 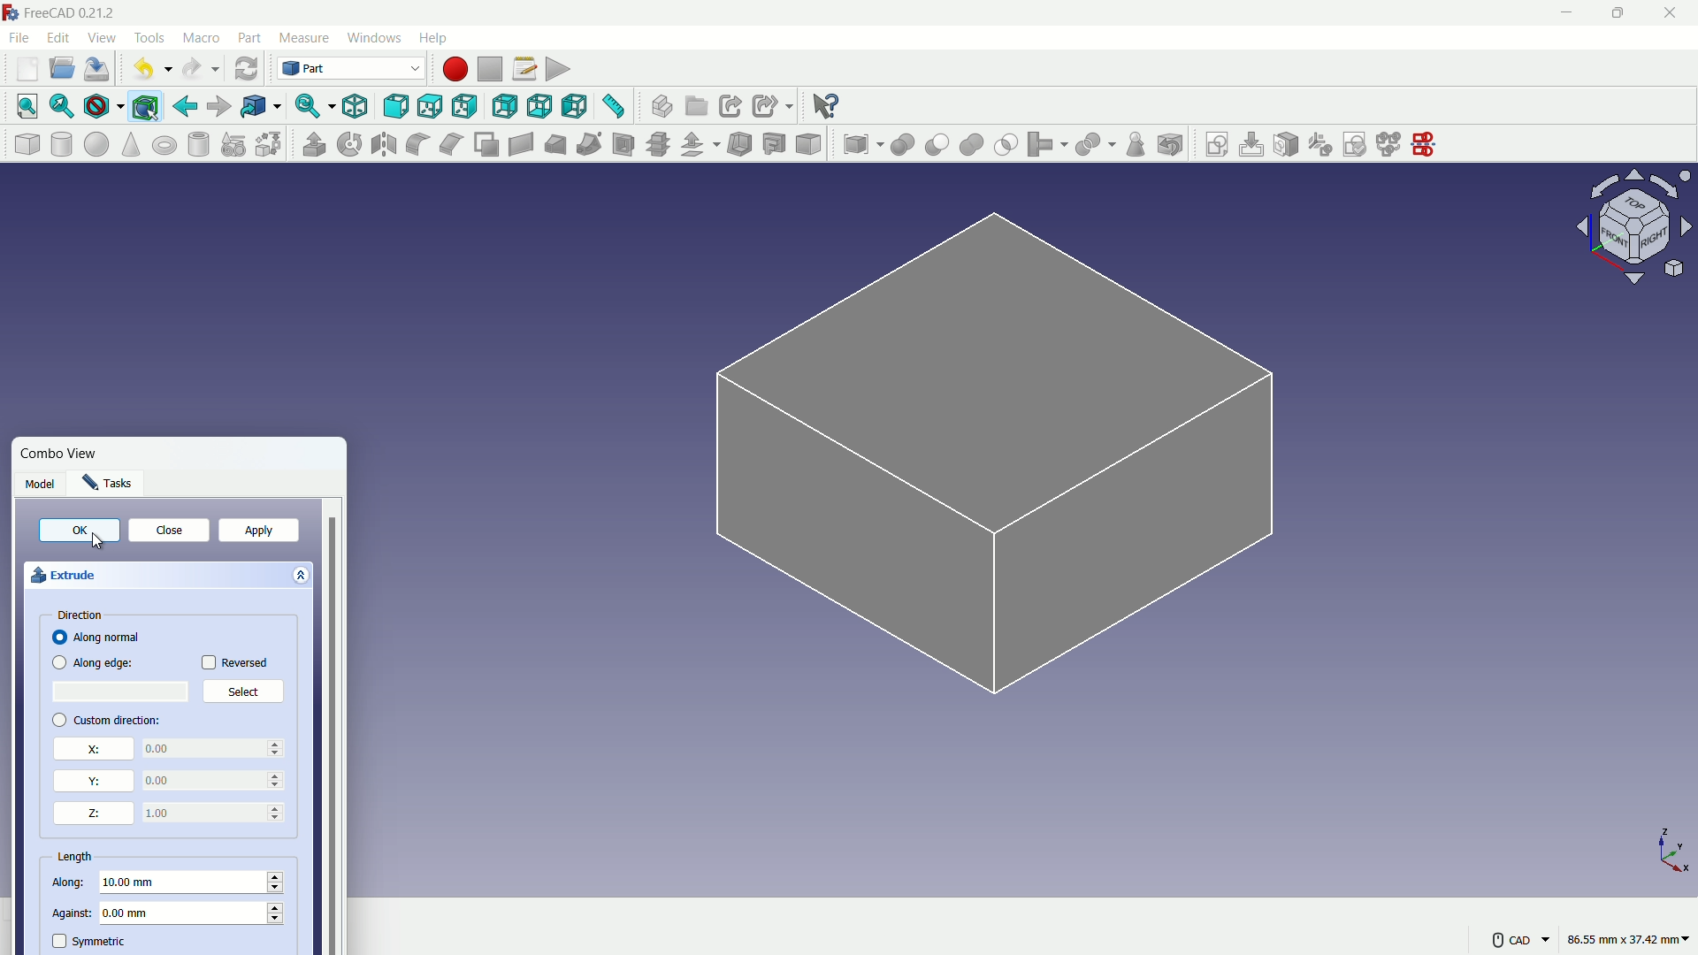 I want to click on fit selection, so click(x=65, y=105).